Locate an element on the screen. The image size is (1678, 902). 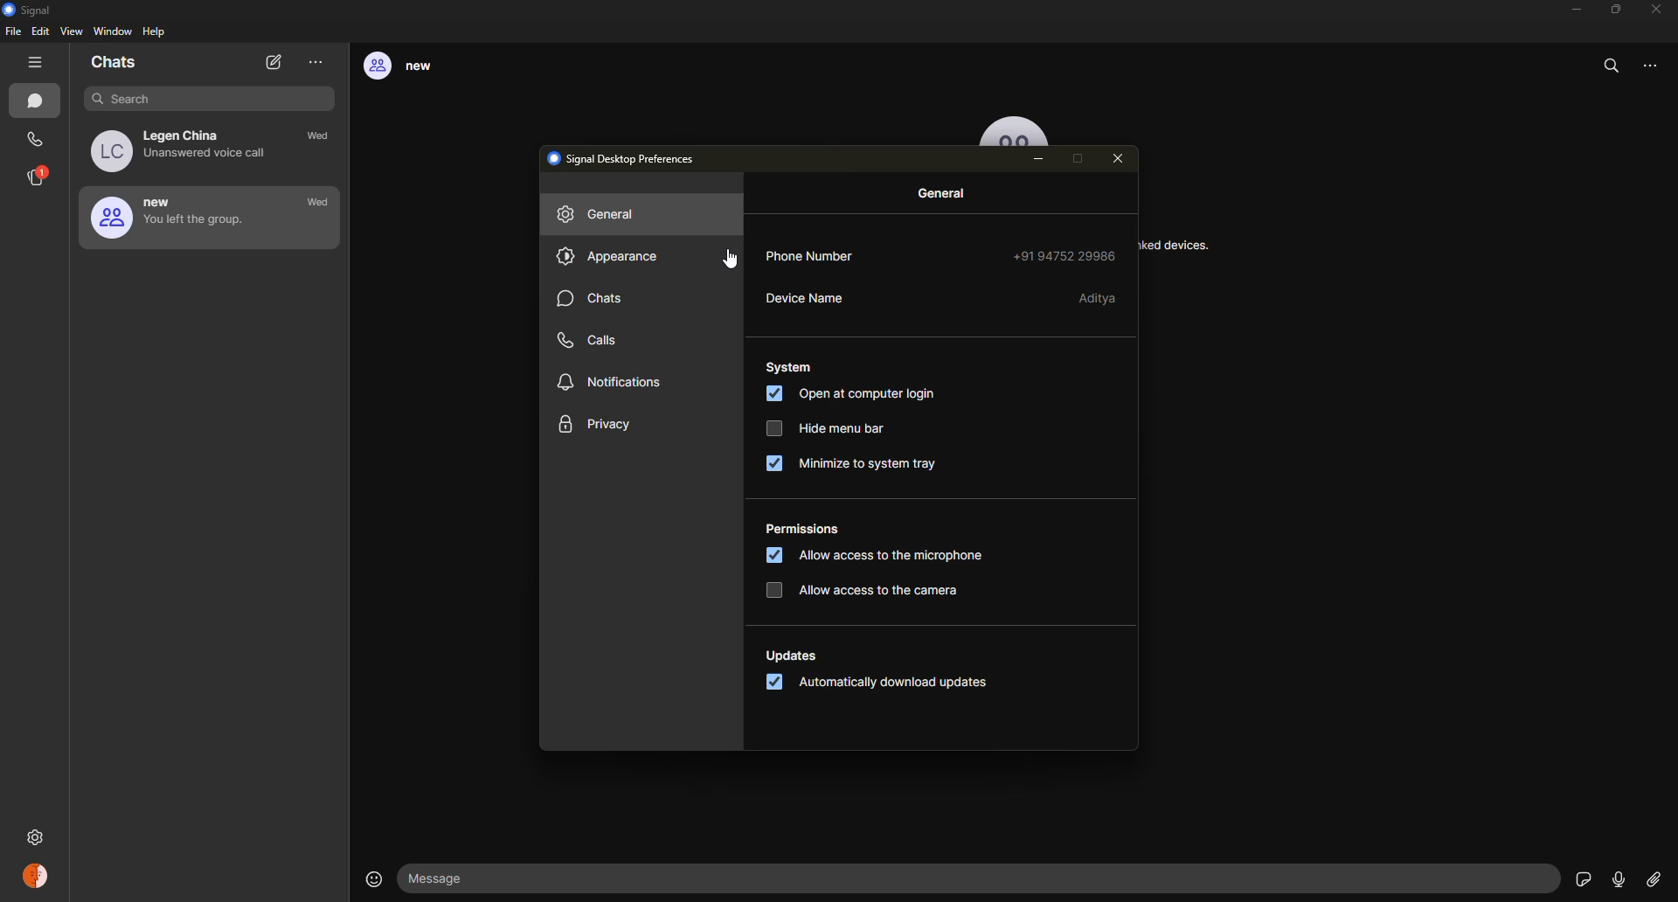
system is located at coordinates (792, 364).